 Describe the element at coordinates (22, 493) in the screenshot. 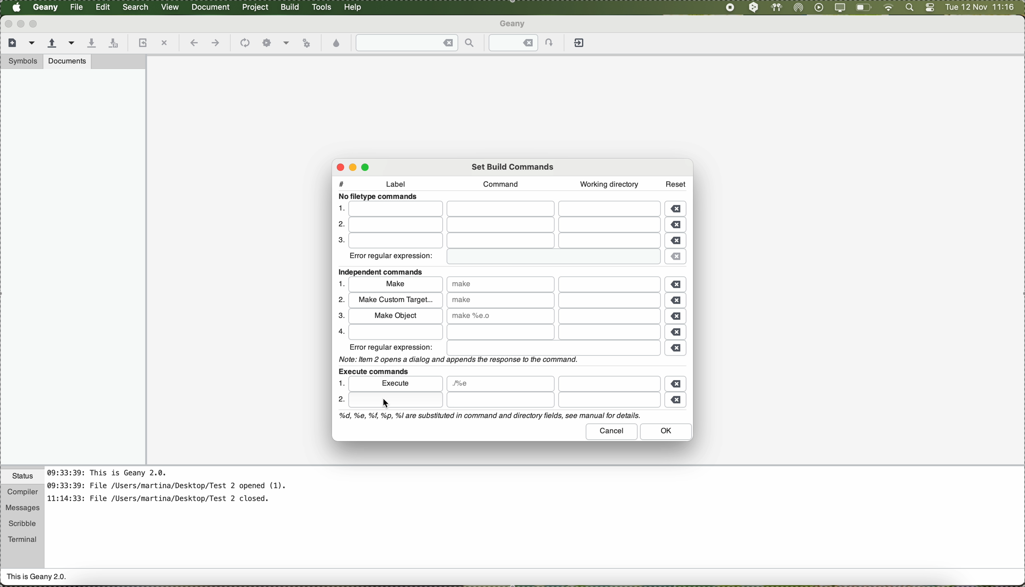

I see `compiler` at that location.